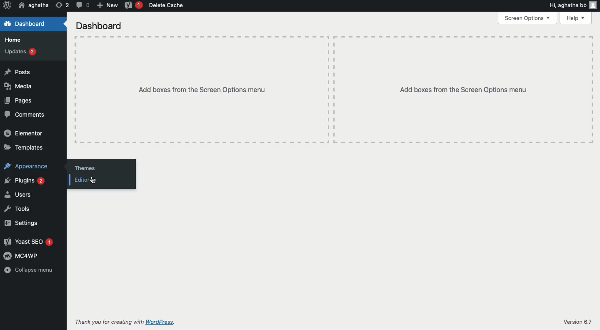 The image size is (600, 330). What do you see at coordinates (18, 195) in the screenshot?
I see `Users` at bounding box center [18, 195].